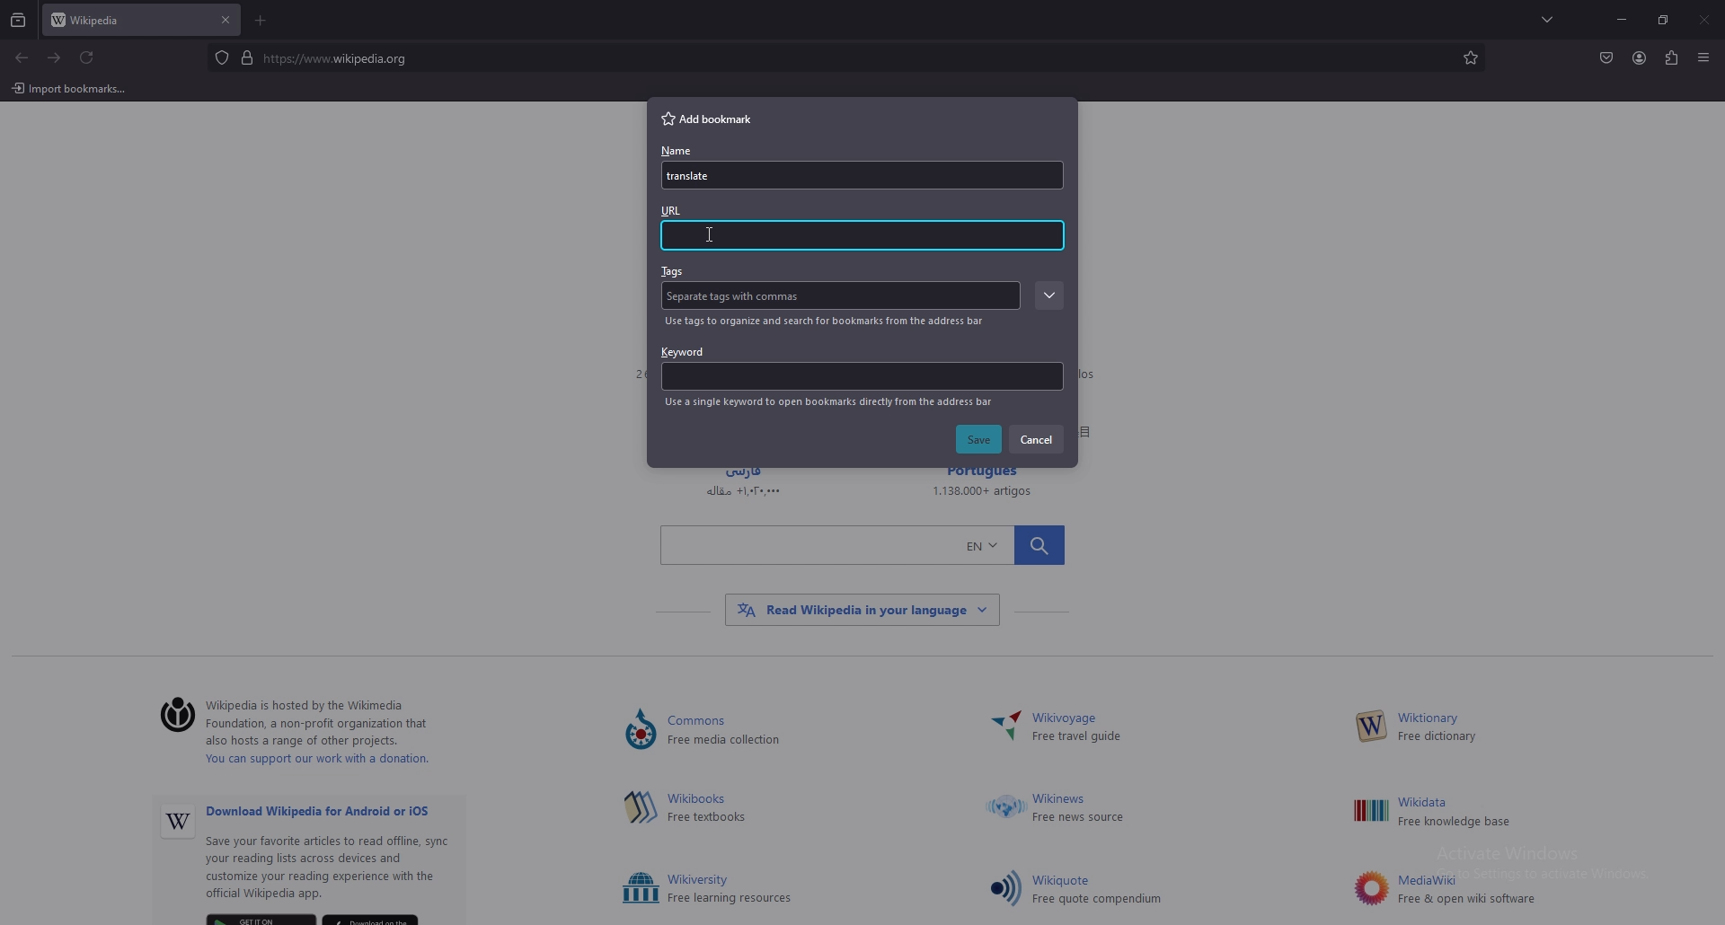 This screenshot has height=925, width=1725. I want to click on Tag, so click(743, 297).